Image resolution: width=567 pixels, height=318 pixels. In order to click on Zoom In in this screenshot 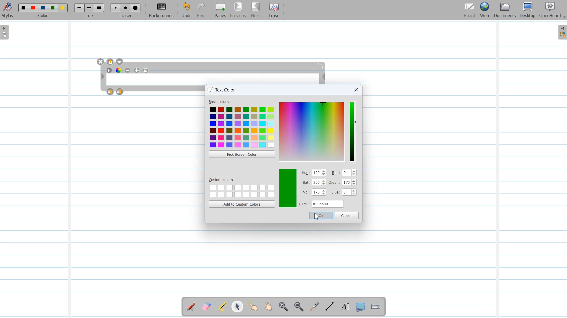, I will do `click(283, 307)`.